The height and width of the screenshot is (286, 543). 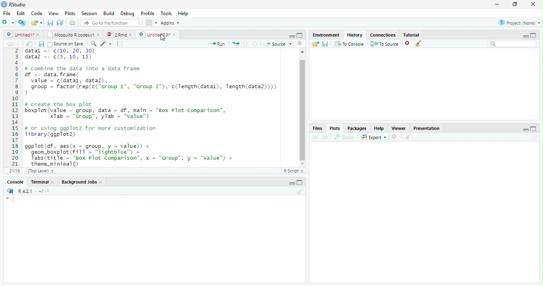 I want to click on Re-run the previous code region, so click(x=235, y=44).